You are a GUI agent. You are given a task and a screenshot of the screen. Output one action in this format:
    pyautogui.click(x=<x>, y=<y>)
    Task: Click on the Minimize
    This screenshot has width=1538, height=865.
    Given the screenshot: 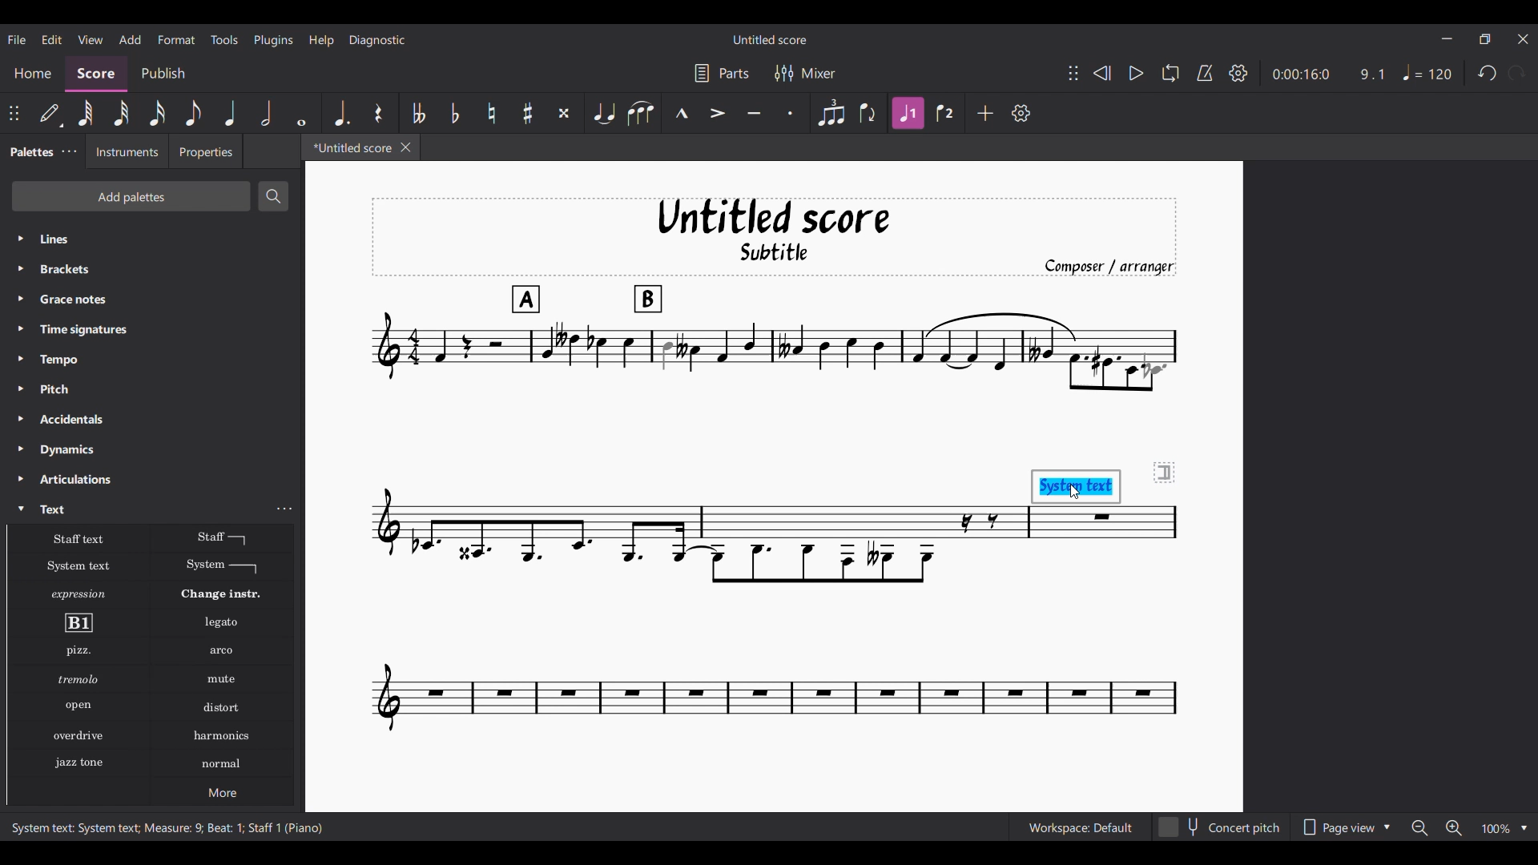 What is the action you would take?
    pyautogui.click(x=1447, y=38)
    